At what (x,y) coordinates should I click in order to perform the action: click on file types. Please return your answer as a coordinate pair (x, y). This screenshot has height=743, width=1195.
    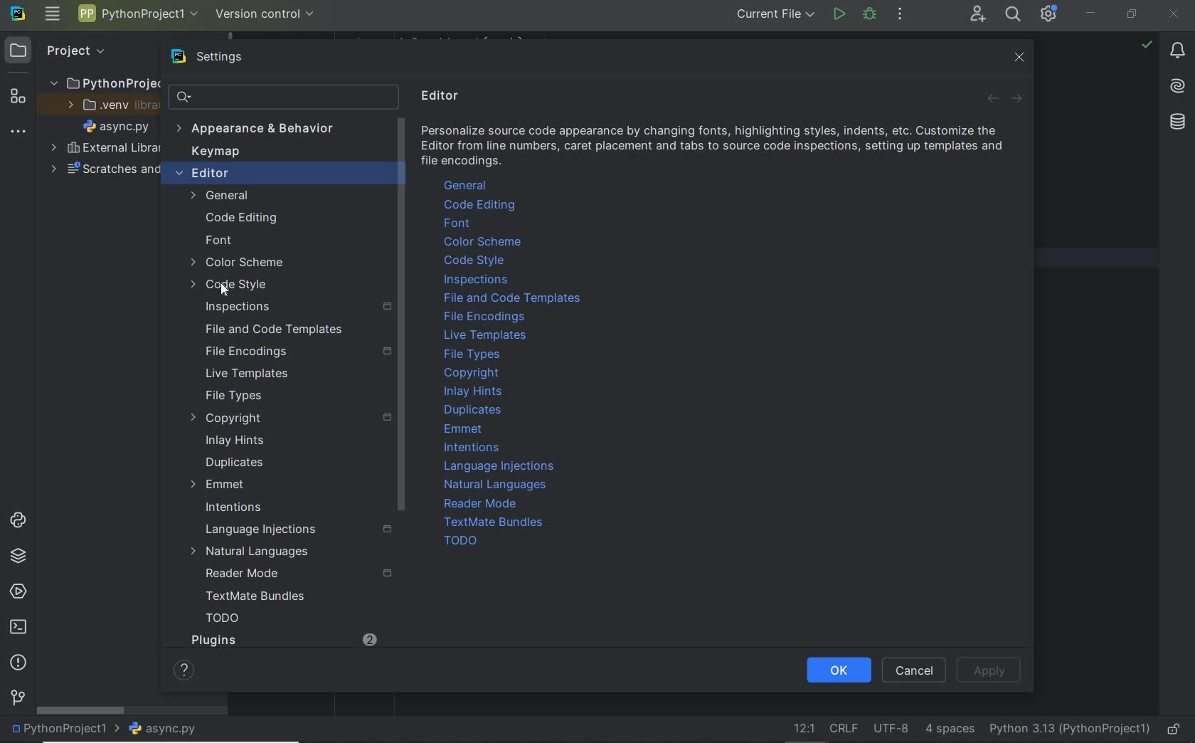
    Looking at the image, I should click on (476, 354).